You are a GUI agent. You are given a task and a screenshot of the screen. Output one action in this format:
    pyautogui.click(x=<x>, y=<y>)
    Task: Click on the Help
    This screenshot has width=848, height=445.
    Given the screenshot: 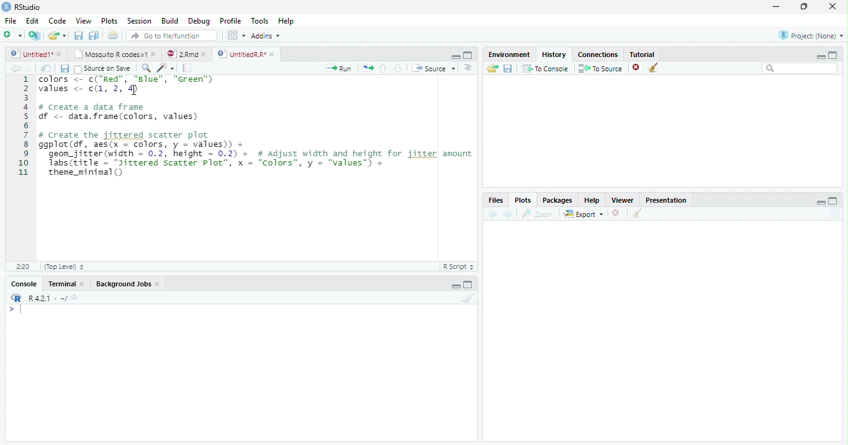 What is the action you would take?
    pyautogui.click(x=592, y=200)
    